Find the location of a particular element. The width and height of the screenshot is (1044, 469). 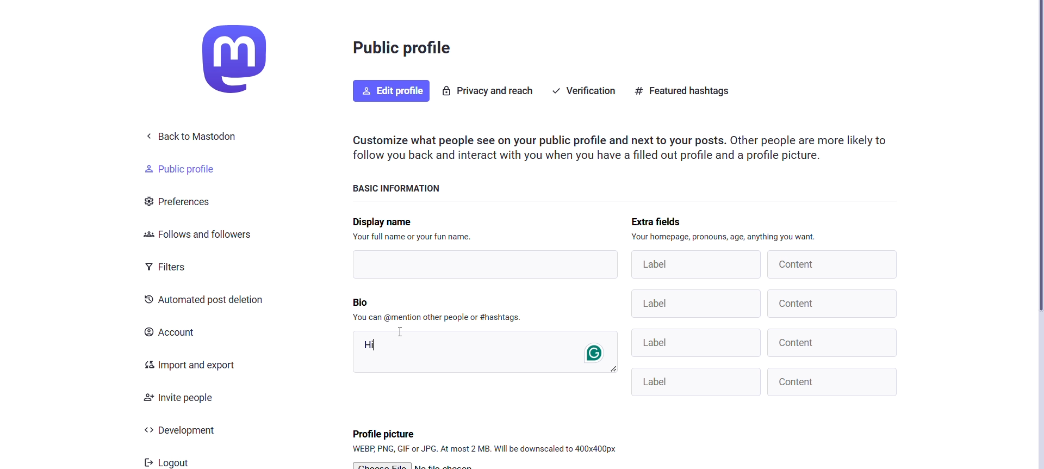

Public Profile is located at coordinates (188, 168).